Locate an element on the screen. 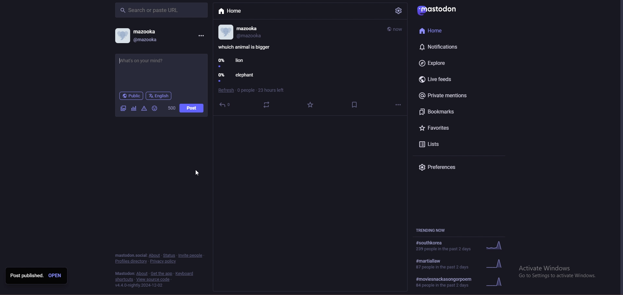 The image size is (623, 295). post is located at coordinates (192, 108).